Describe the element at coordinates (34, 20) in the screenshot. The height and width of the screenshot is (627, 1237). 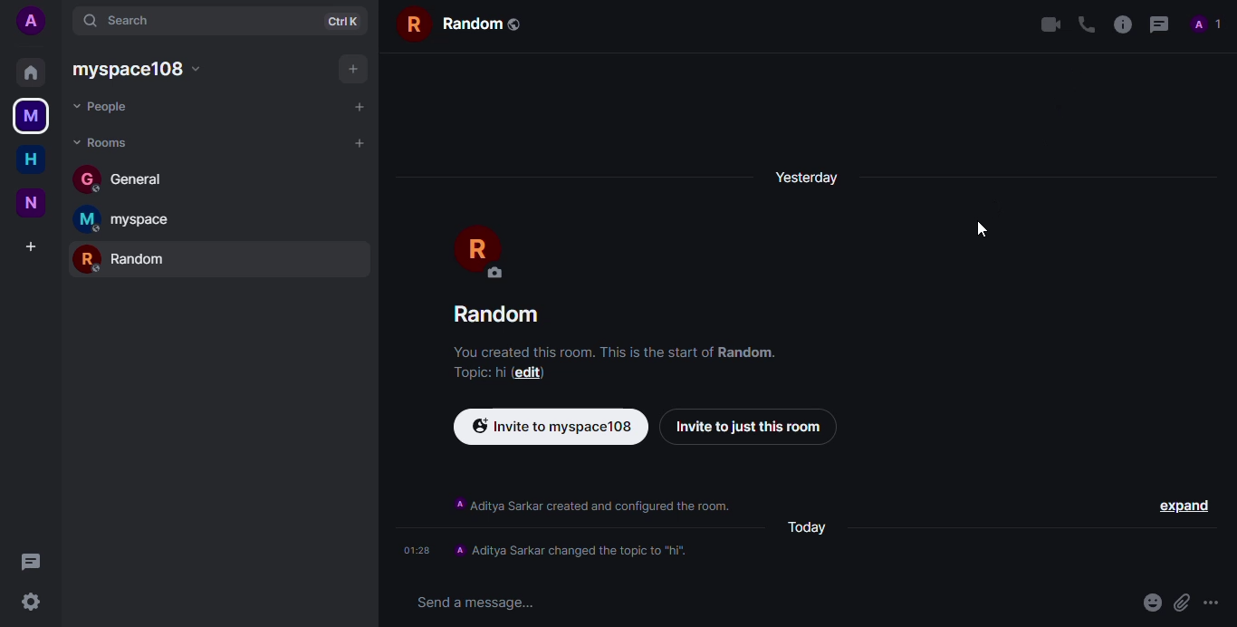
I see `add profile picture` at that location.